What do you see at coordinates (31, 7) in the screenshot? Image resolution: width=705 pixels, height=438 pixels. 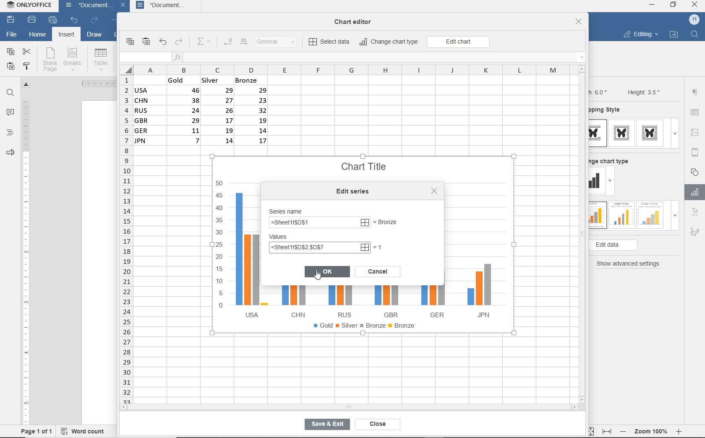 I see `system name` at bounding box center [31, 7].